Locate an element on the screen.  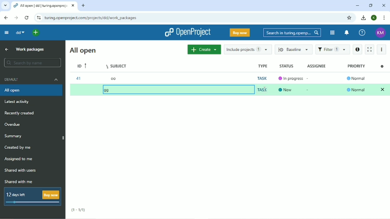
Modules is located at coordinates (332, 32).